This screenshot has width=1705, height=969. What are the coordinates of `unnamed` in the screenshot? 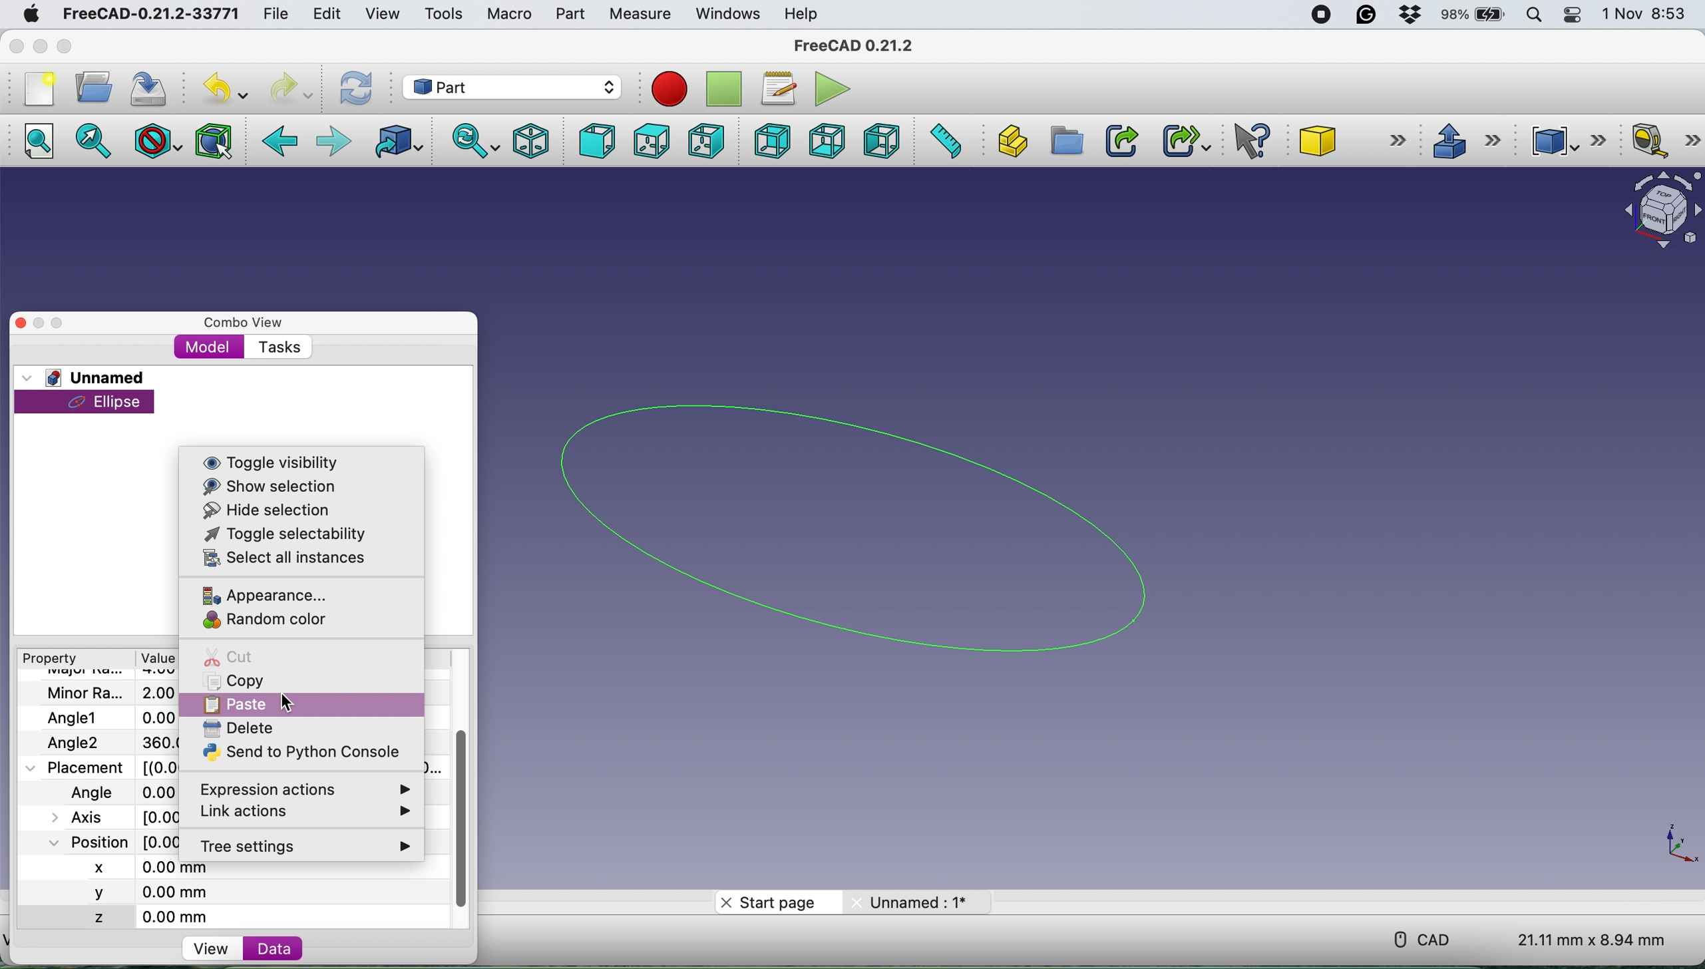 It's located at (90, 377).